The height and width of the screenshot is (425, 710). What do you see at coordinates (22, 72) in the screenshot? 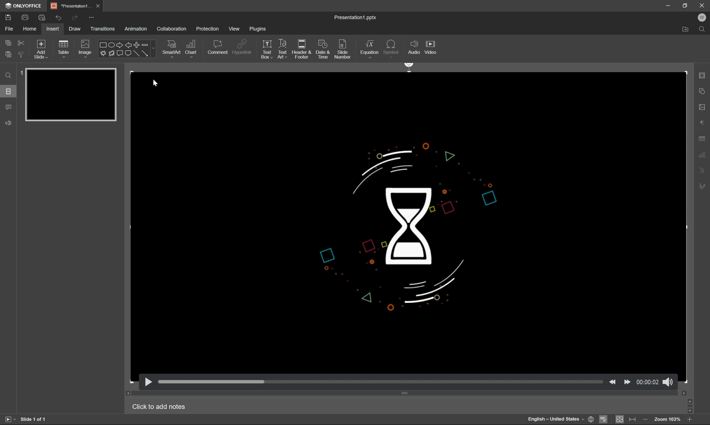
I see `1` at bounding box center [22, 72].